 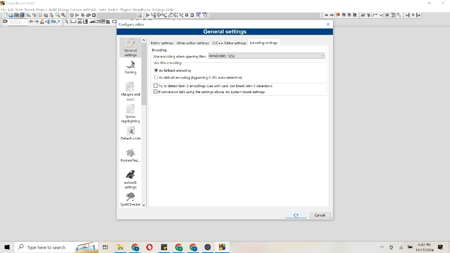 What do you see at coordinates (205, 15) in the screenshot?
I see `Information` at bounding box center [205, 15].